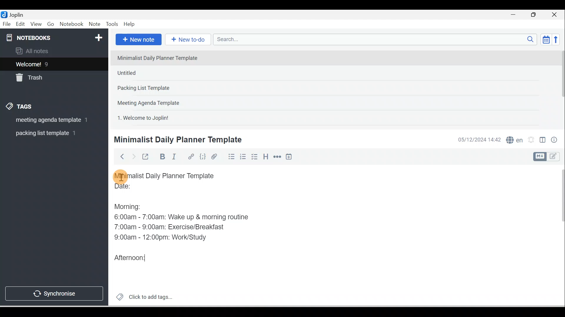  Describe the element at coordinates (177, 140) in the screenshot. I see `Minimalist Daily Planner Template` at that location.